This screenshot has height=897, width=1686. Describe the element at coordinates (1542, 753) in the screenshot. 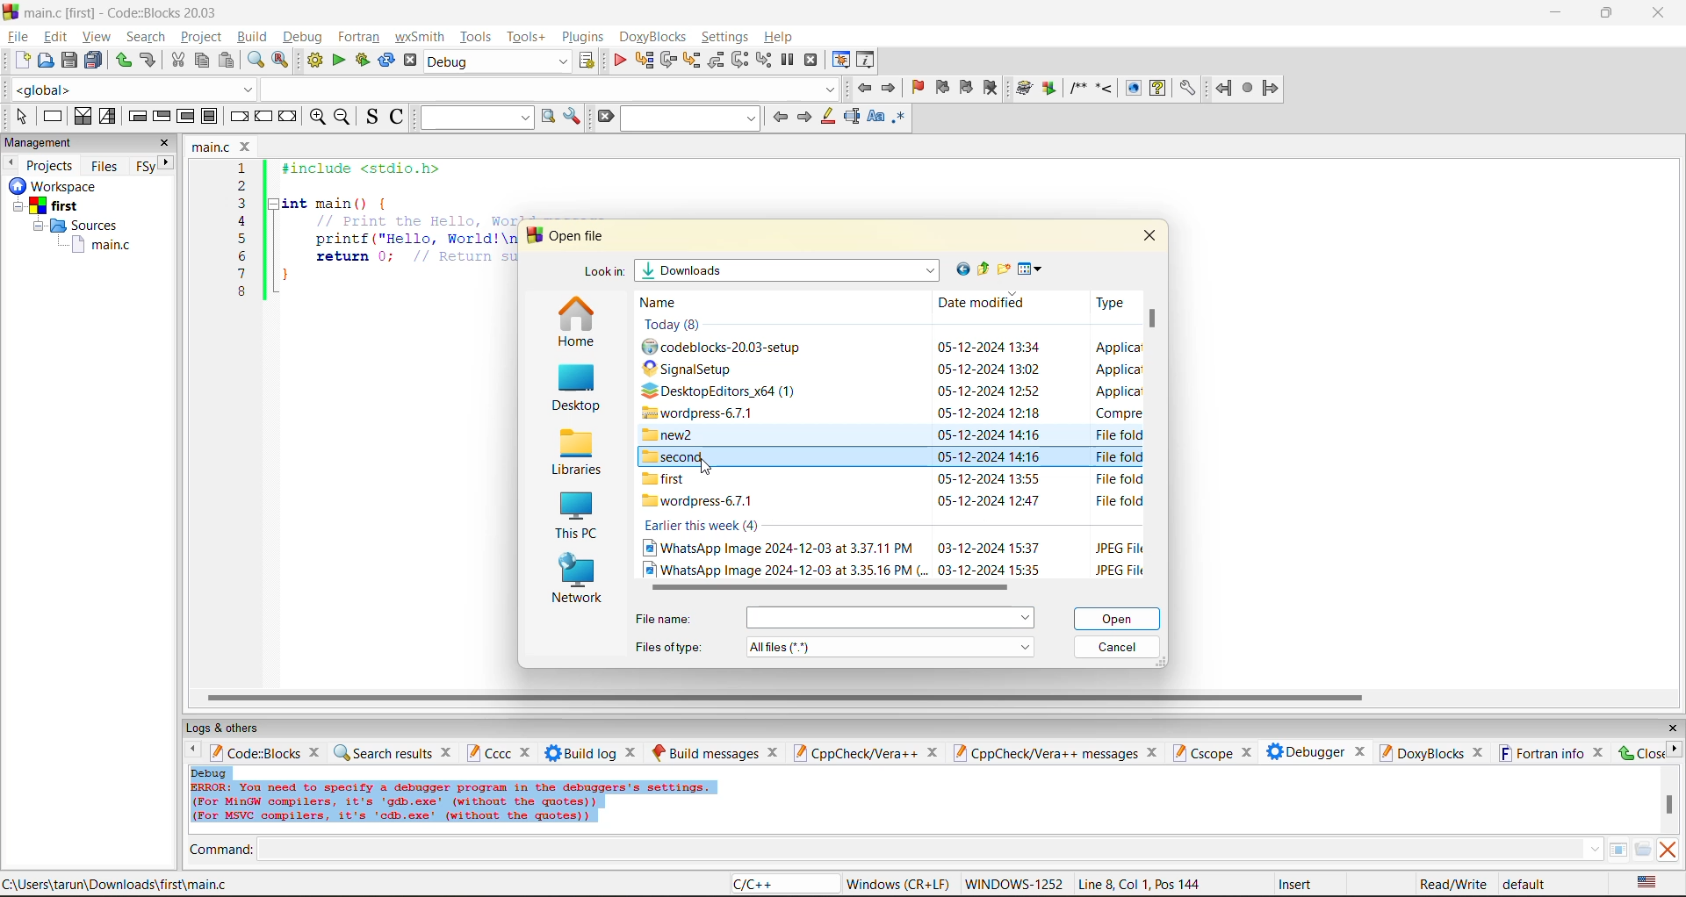

I see `fortran info` at that location.